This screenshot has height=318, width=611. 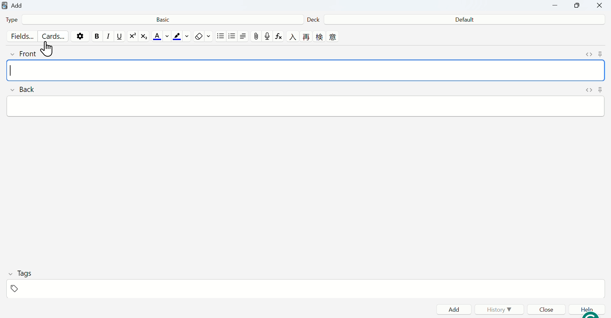 What do you see at coordinates (24, 54) in the screenshot?
I see `front` at bounding box center [24, 54].